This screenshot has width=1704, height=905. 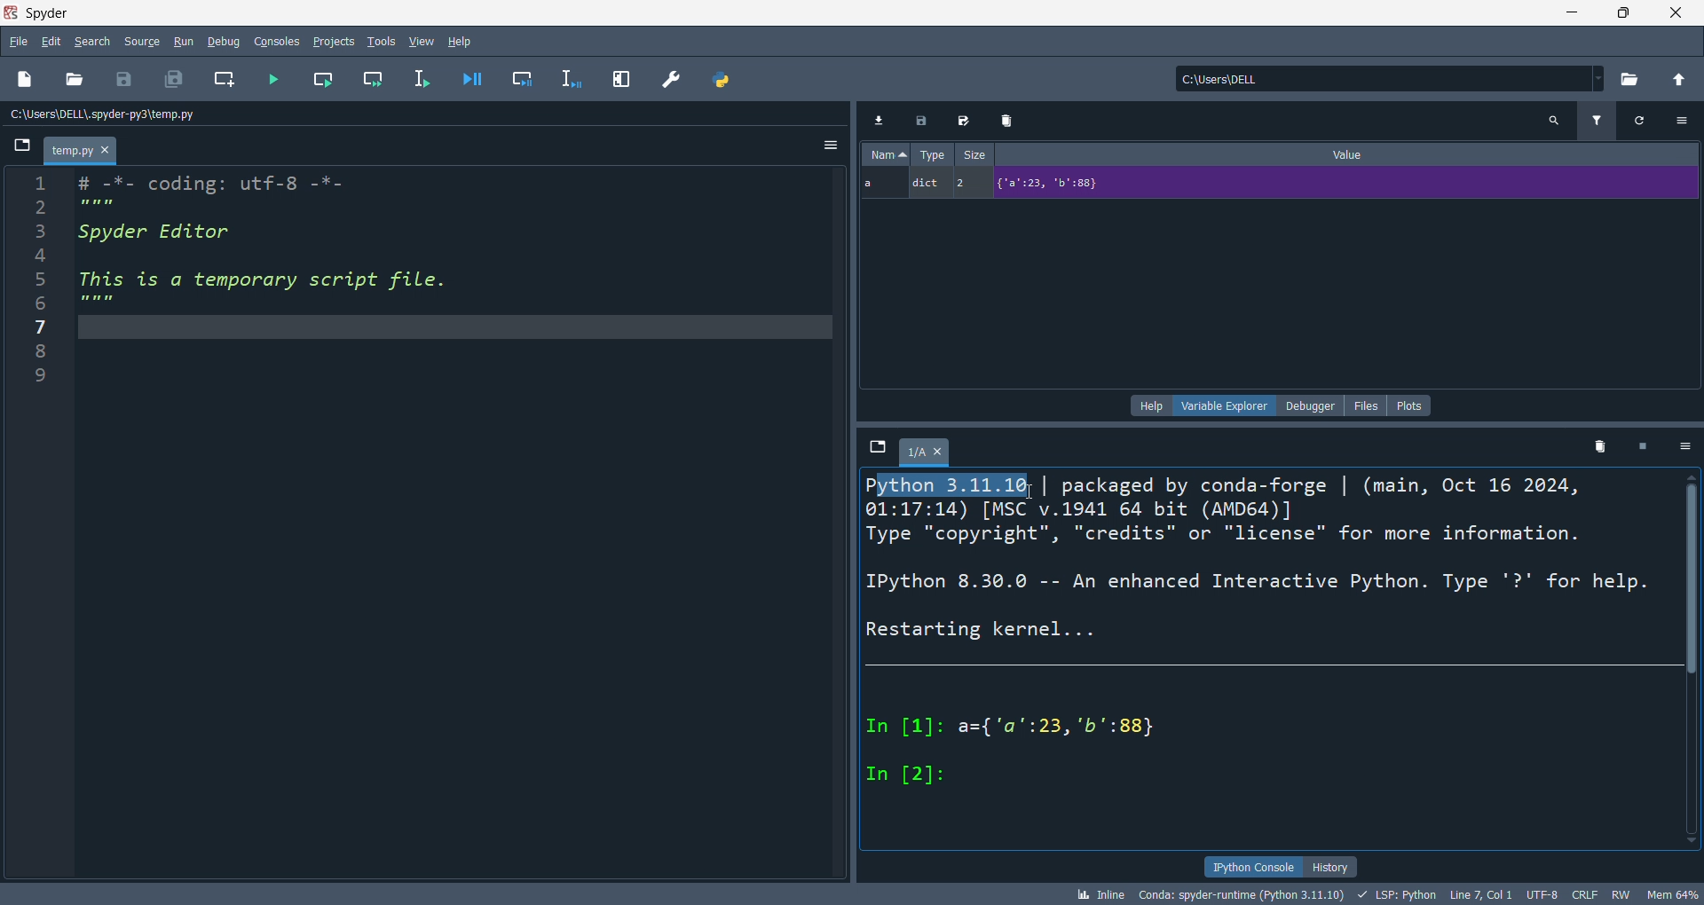 What do you see at coordinates (1395, 894) in the screenshot?
I see `LSP: Python` at bounding box center [1395, 894].